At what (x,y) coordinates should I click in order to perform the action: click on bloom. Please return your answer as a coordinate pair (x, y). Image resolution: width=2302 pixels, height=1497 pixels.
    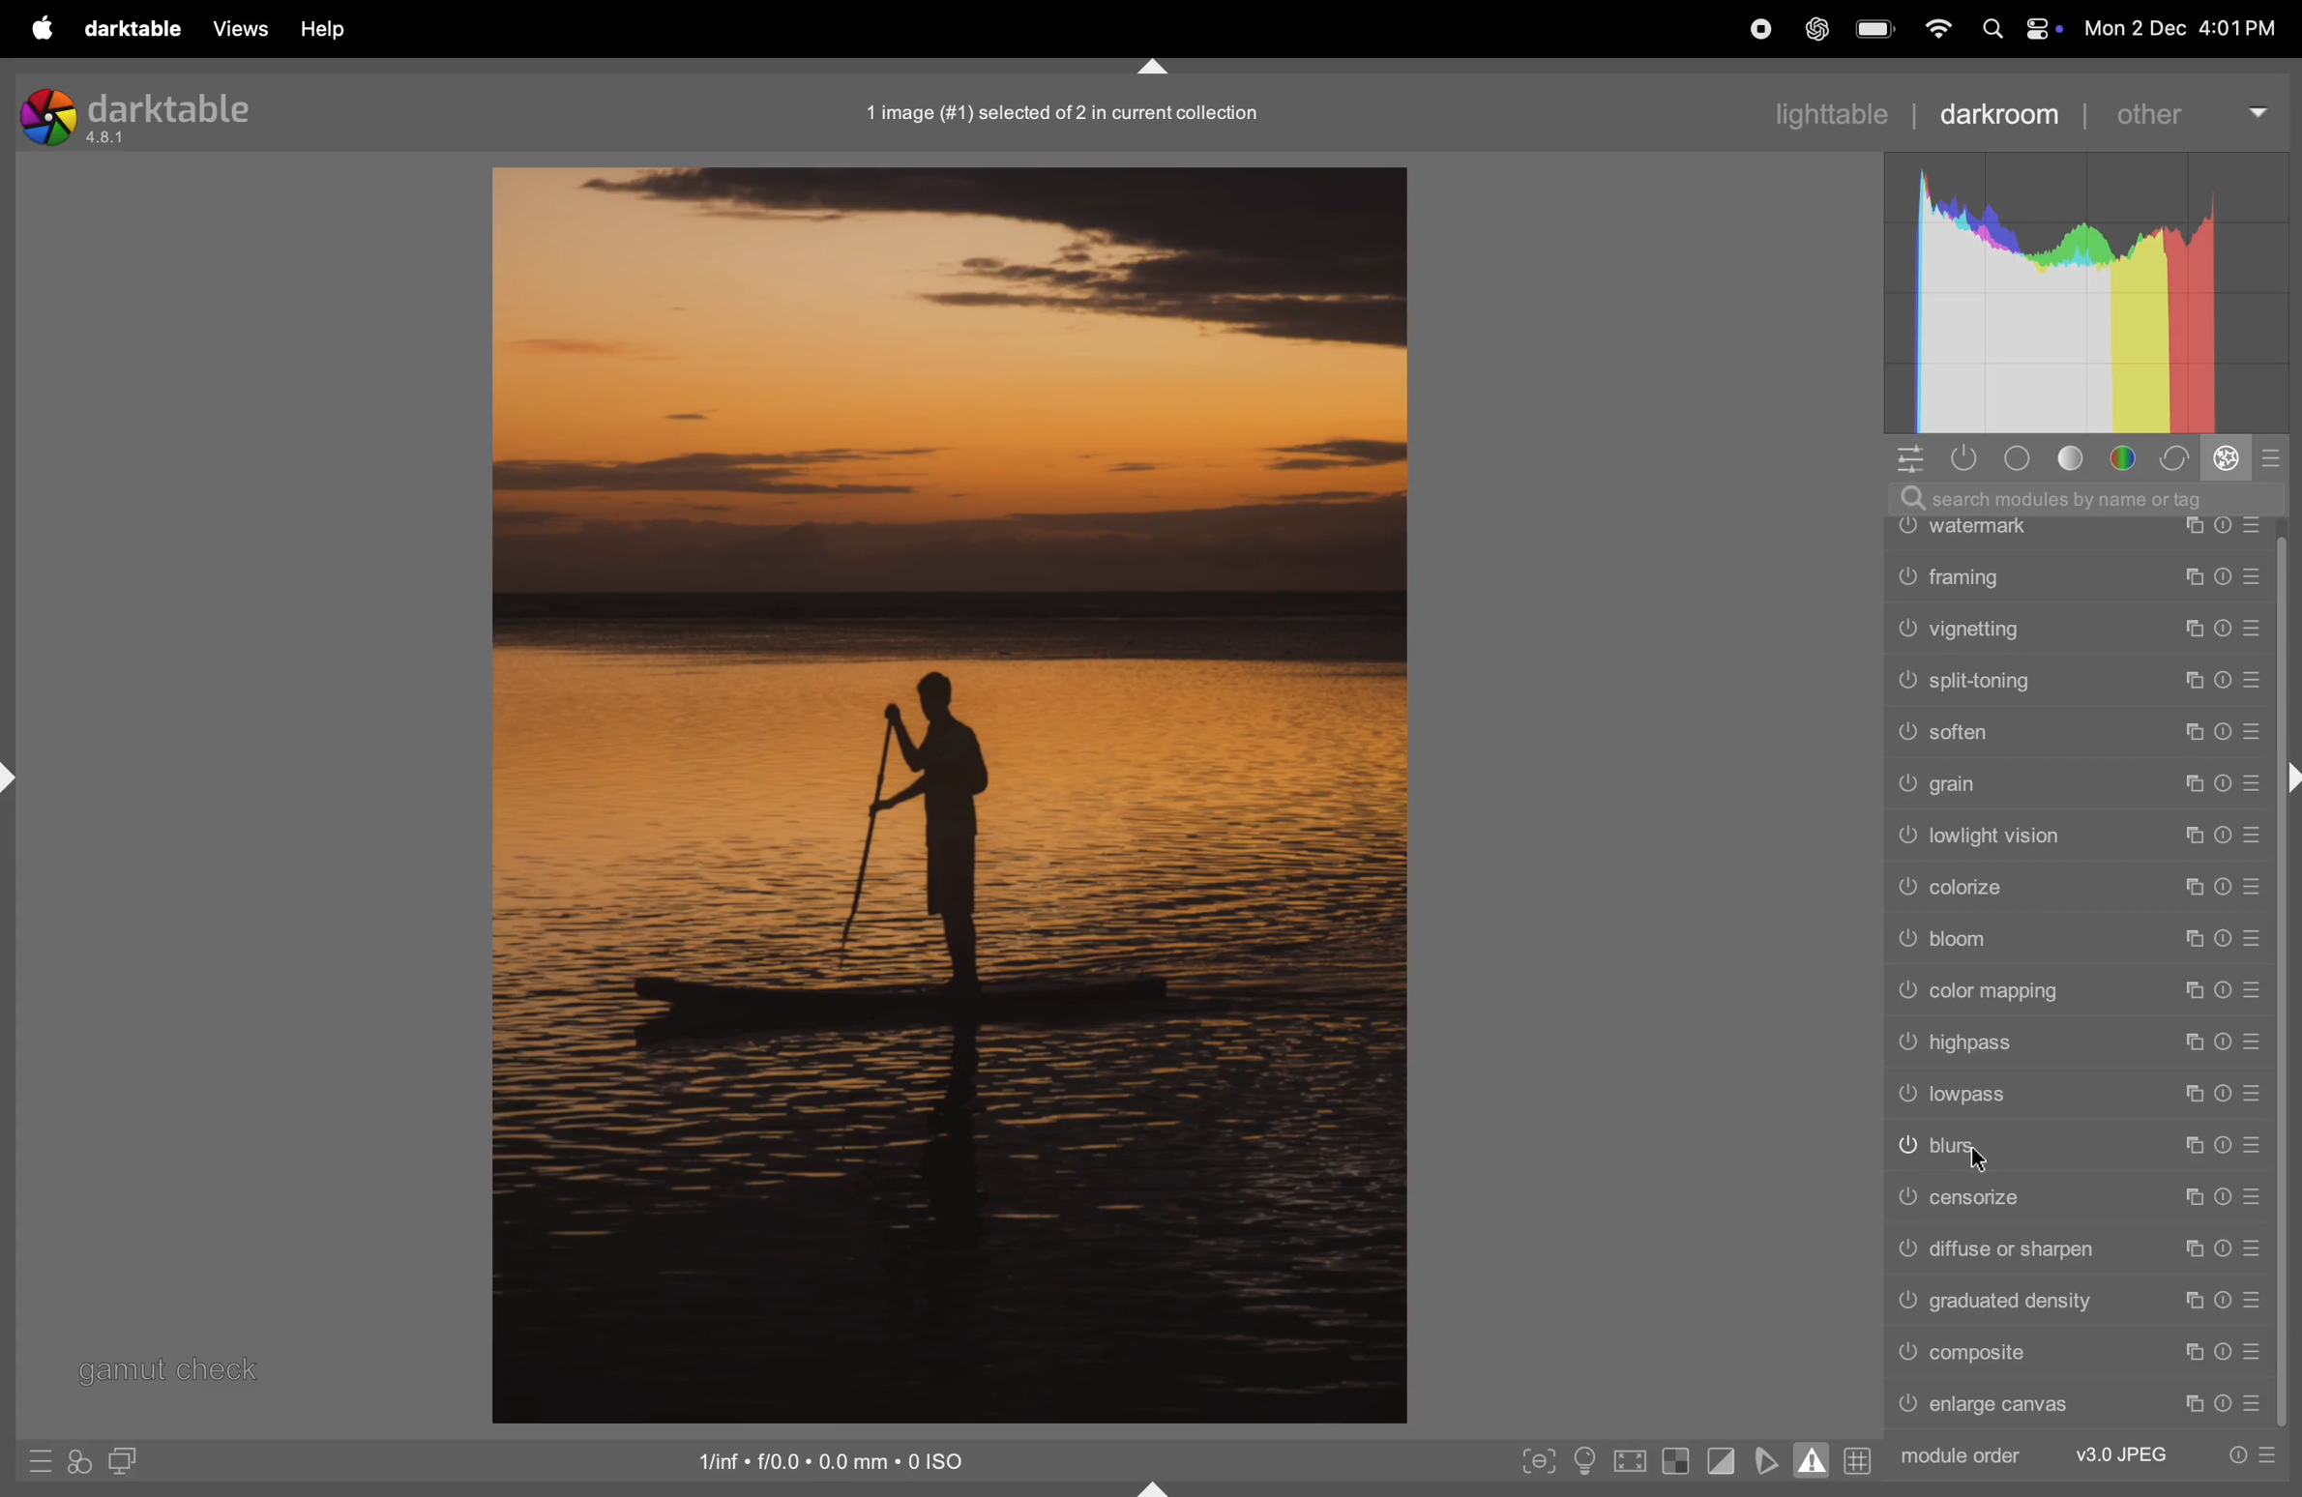
    Looking at the image, I should click on (2078, 938).